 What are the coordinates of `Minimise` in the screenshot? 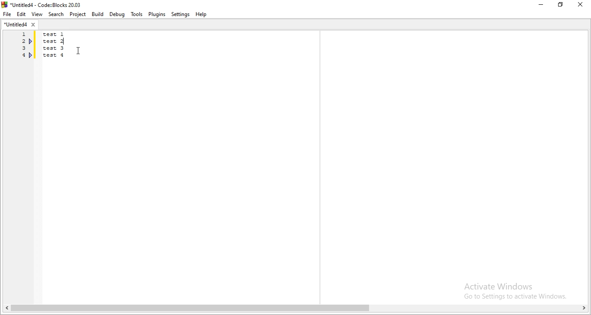 It's located at (540, 5).